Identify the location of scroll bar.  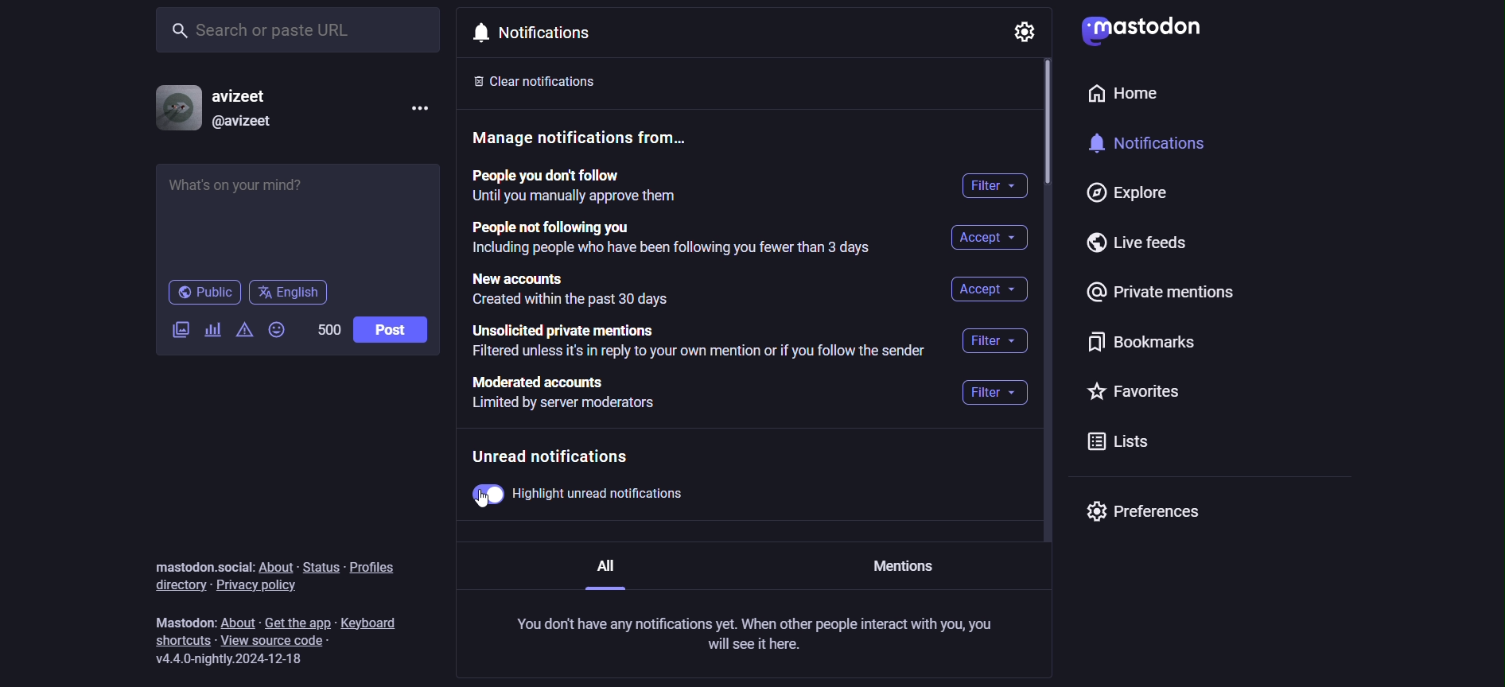
(1046, 122).